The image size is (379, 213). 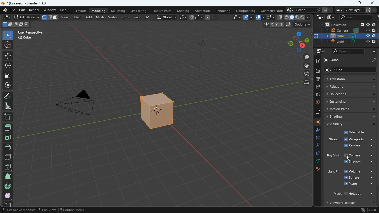 What do you see at coordinates (350, 30) in the screenshot?
I see `camera` at bounding box center [350, 30].